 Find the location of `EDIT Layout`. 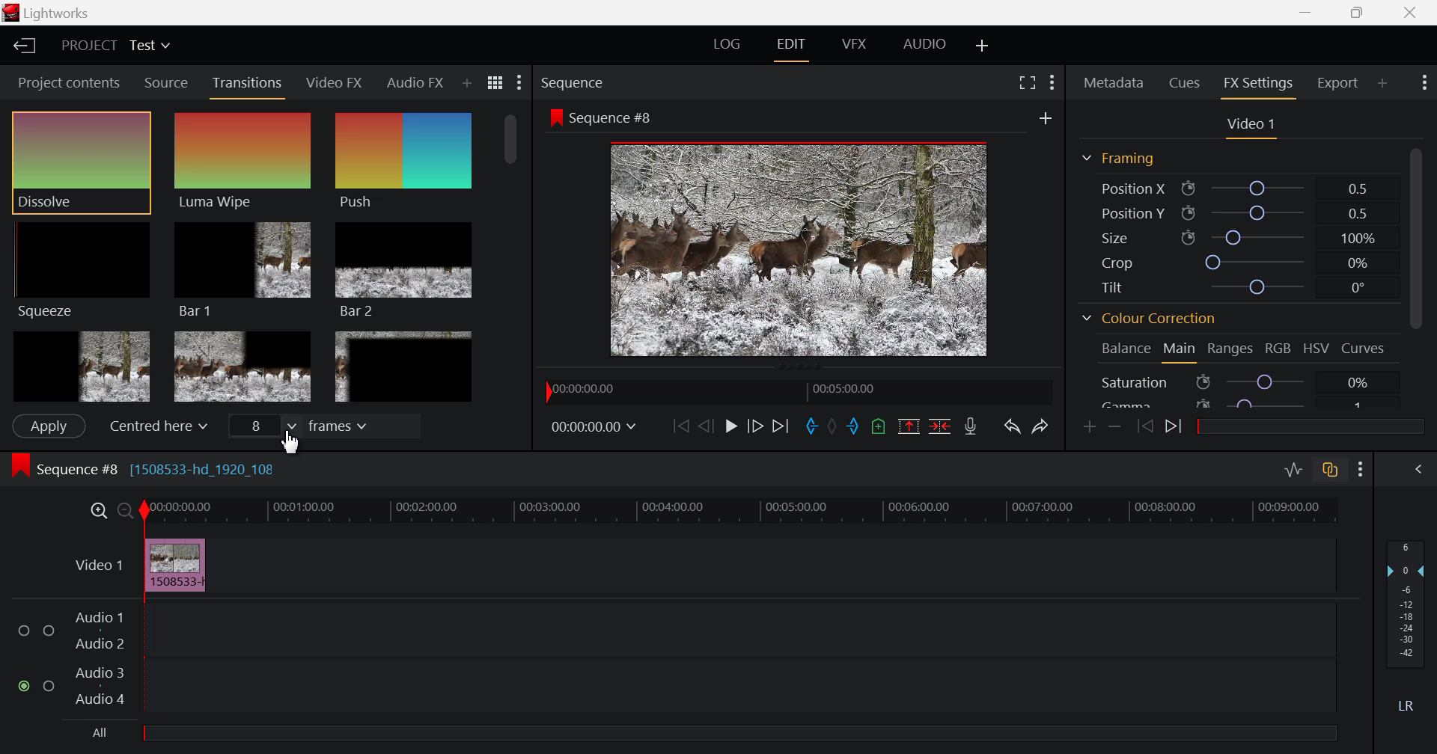

EDIT Layout is located at coordinates (792, 47).